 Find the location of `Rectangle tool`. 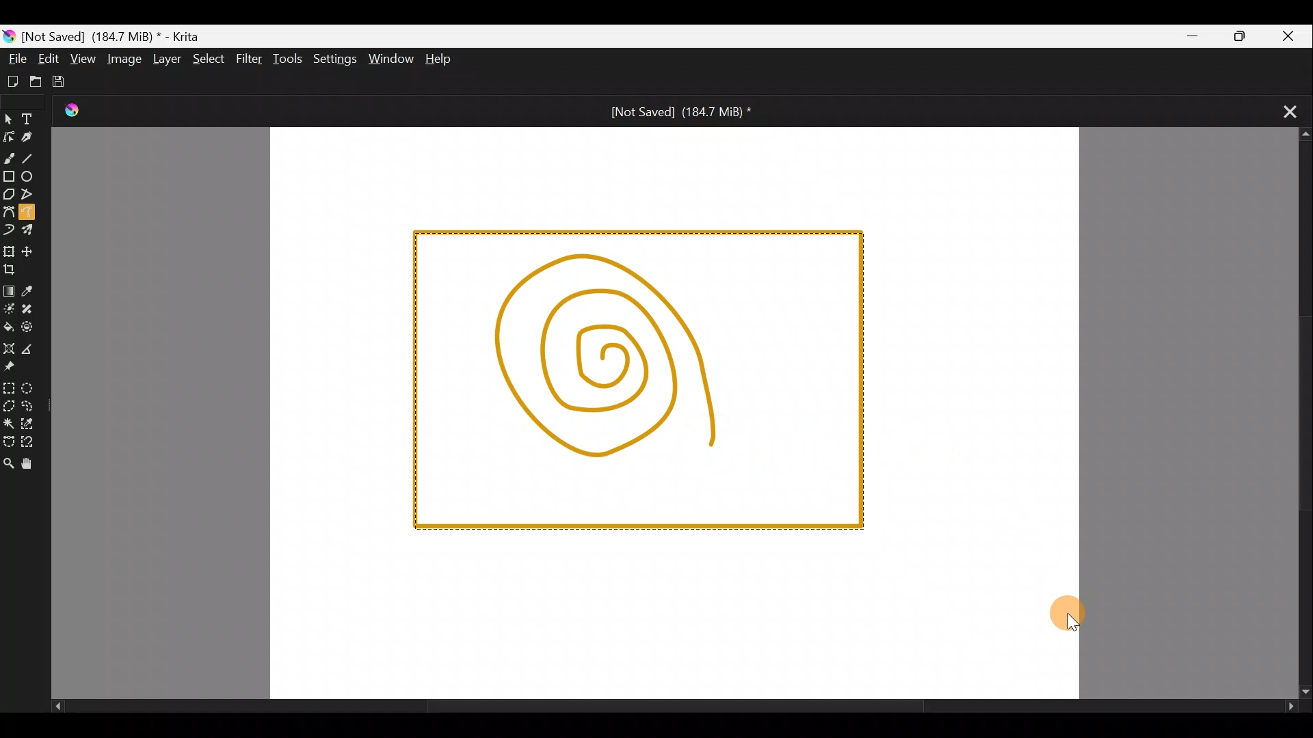

Rectangle tool is located at coordinates (8, 176).